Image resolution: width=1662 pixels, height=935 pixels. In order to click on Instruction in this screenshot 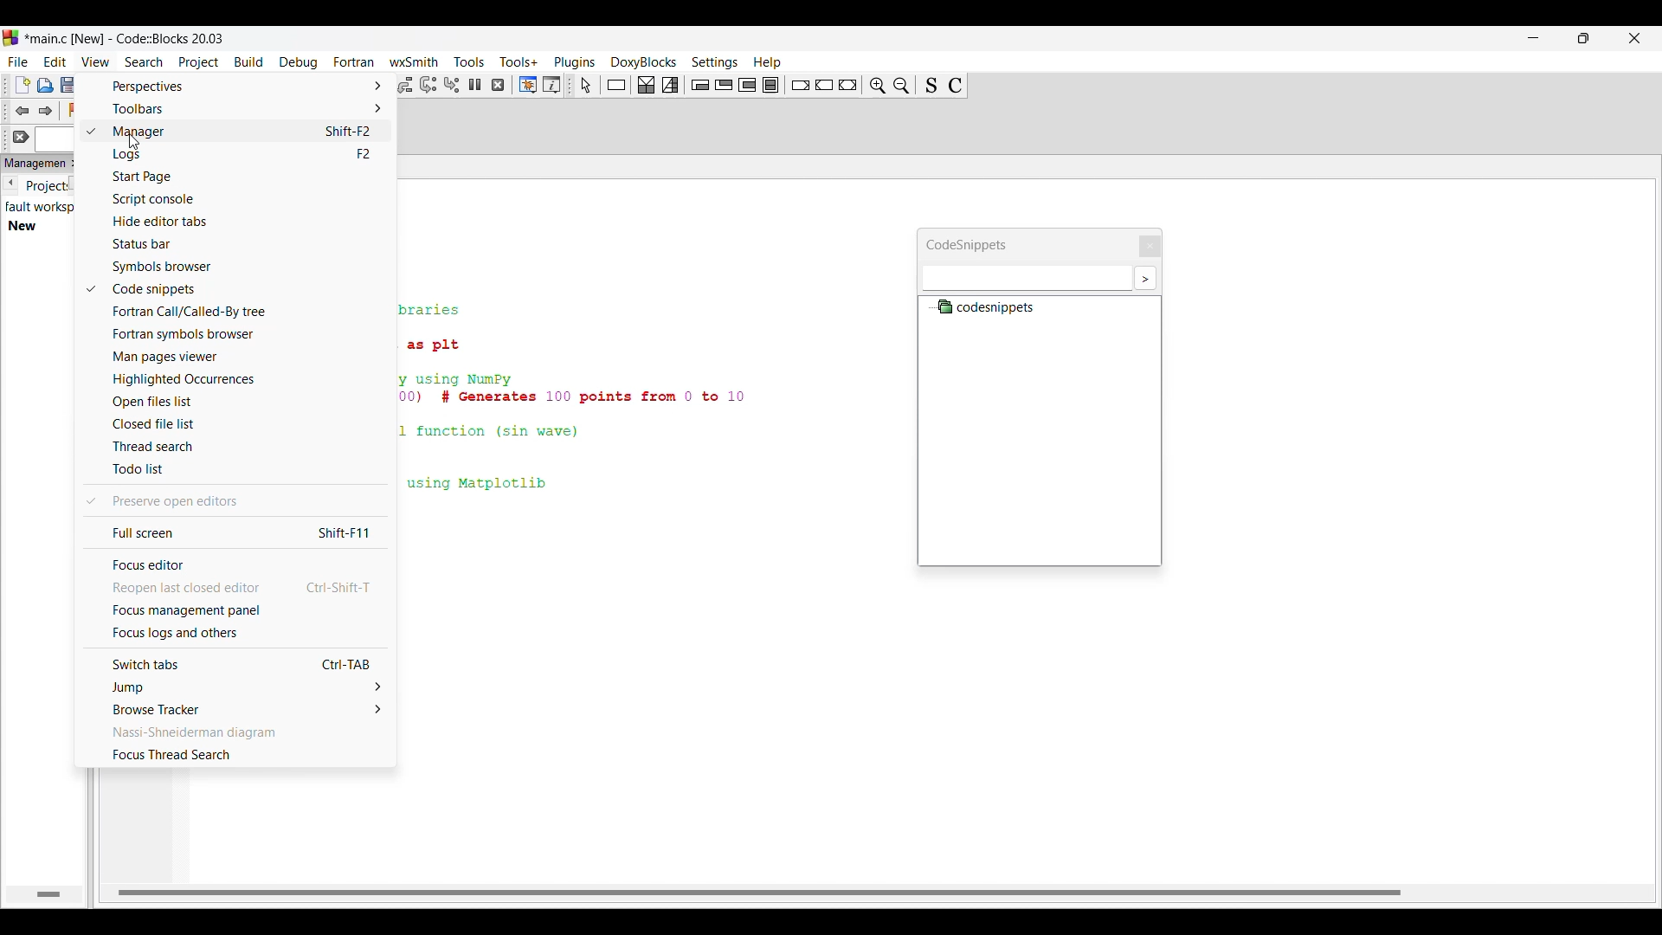, I will do `click(616, 85)`.